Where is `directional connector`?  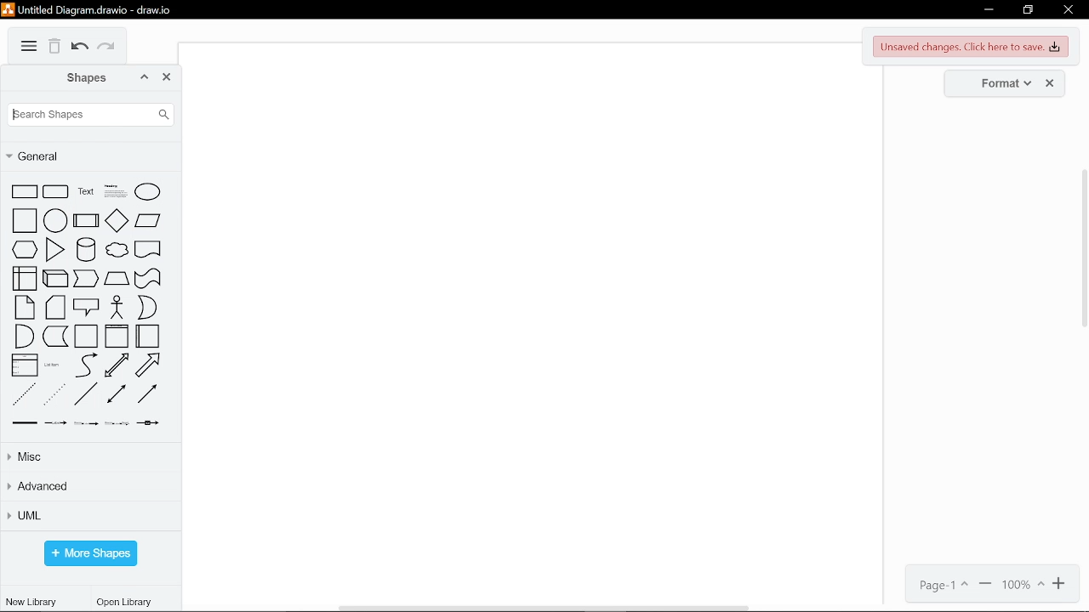 directional connector is located at coordinates (148, 395).